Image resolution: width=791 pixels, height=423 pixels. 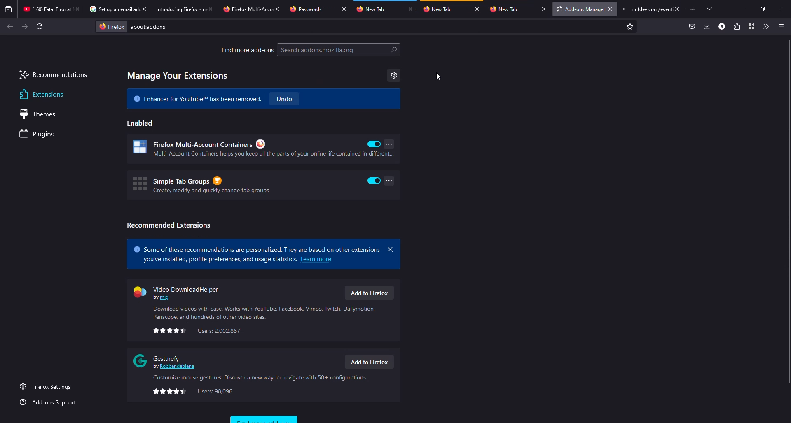 What do you see at coordinates (765, 26) in the screenshot?
I see `more tools` at bounding box center [765, 26].